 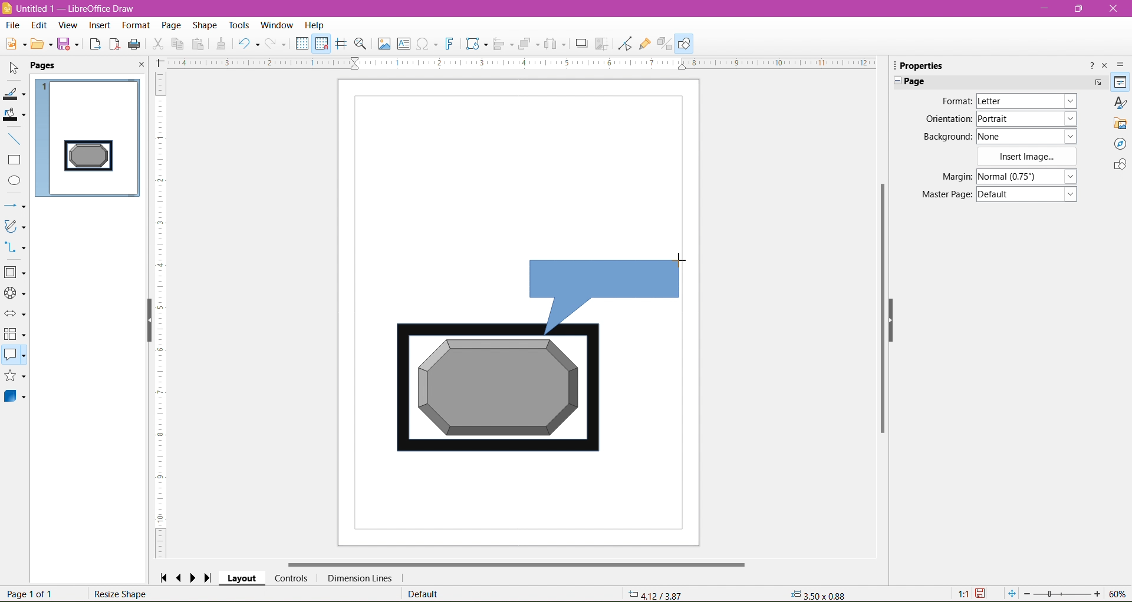 What do you see at coordinates (1120, 82) in the screenshot?
I see `Properties` at bounding box center [1120, 82].